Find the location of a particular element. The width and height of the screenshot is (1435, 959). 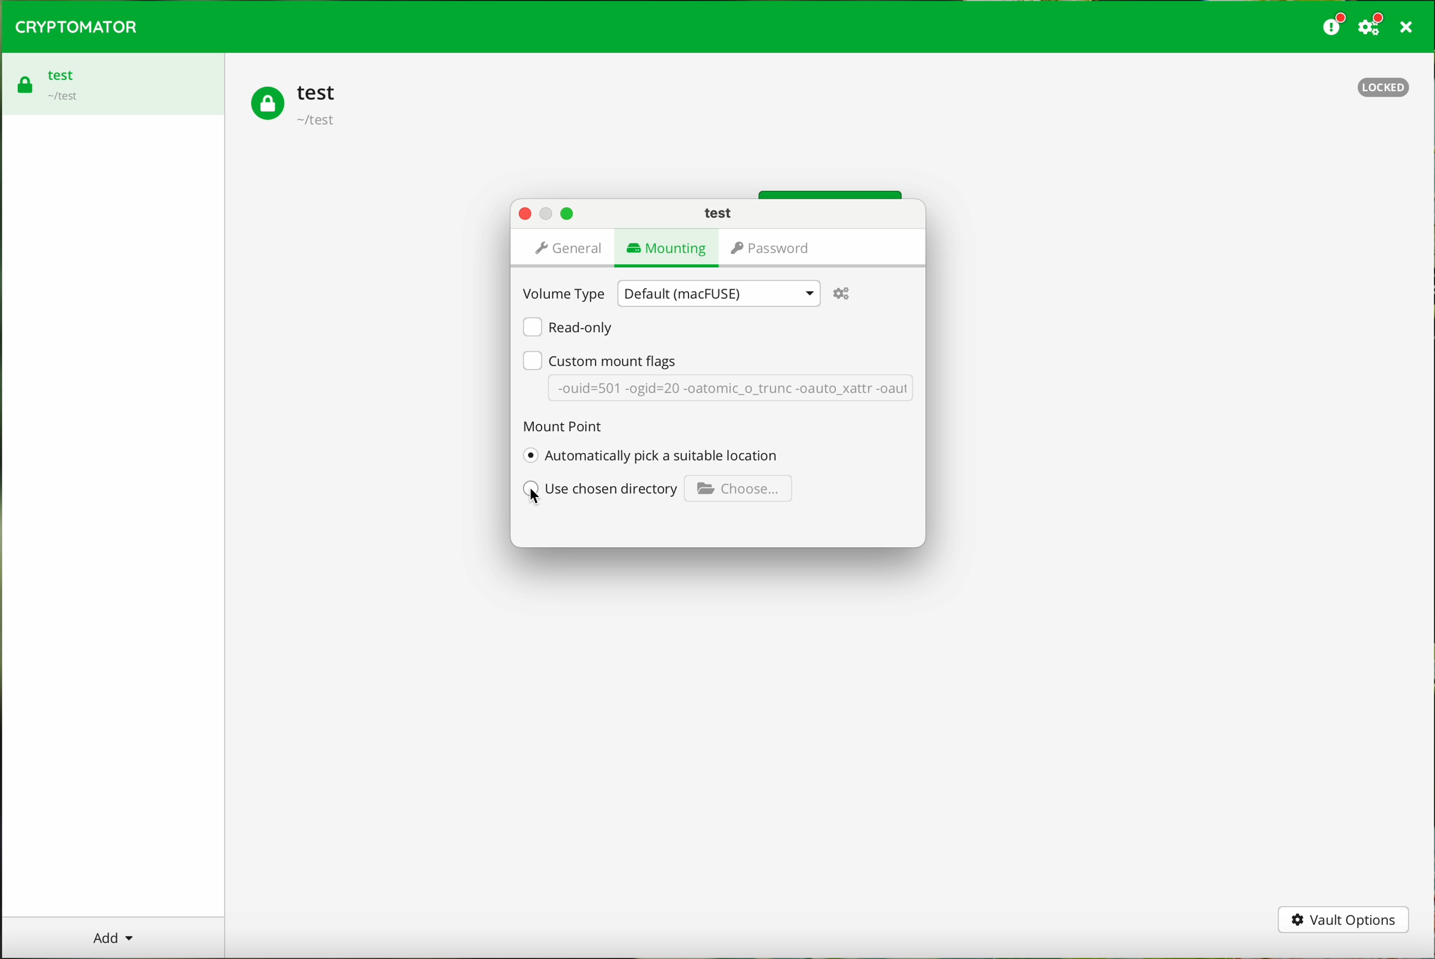

close is located at coordinates (1405, 27).